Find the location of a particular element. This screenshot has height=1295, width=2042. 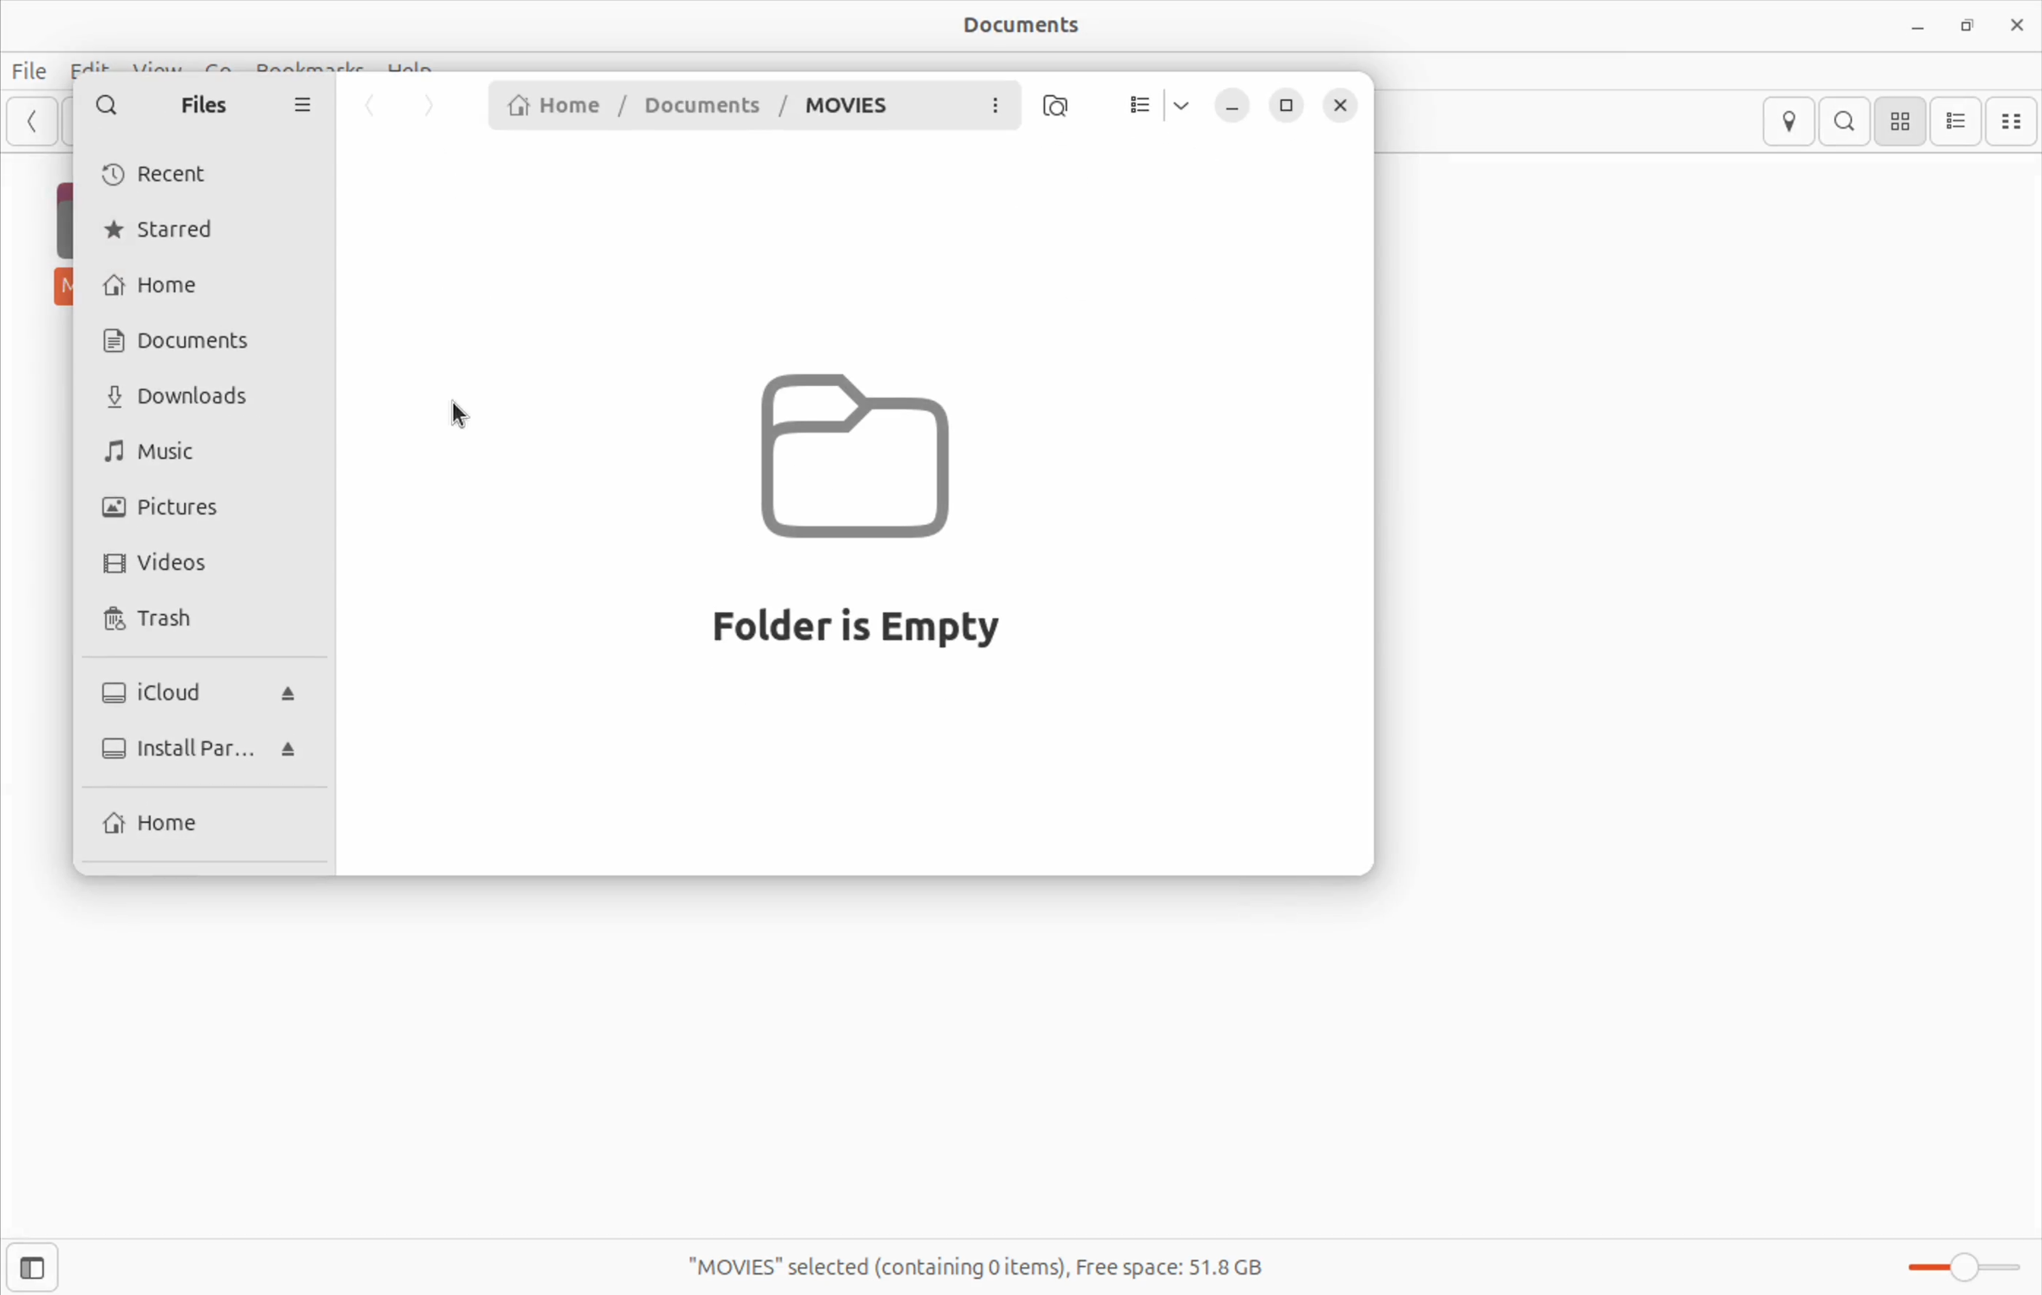

Starred is located at coordinates (169, 232).